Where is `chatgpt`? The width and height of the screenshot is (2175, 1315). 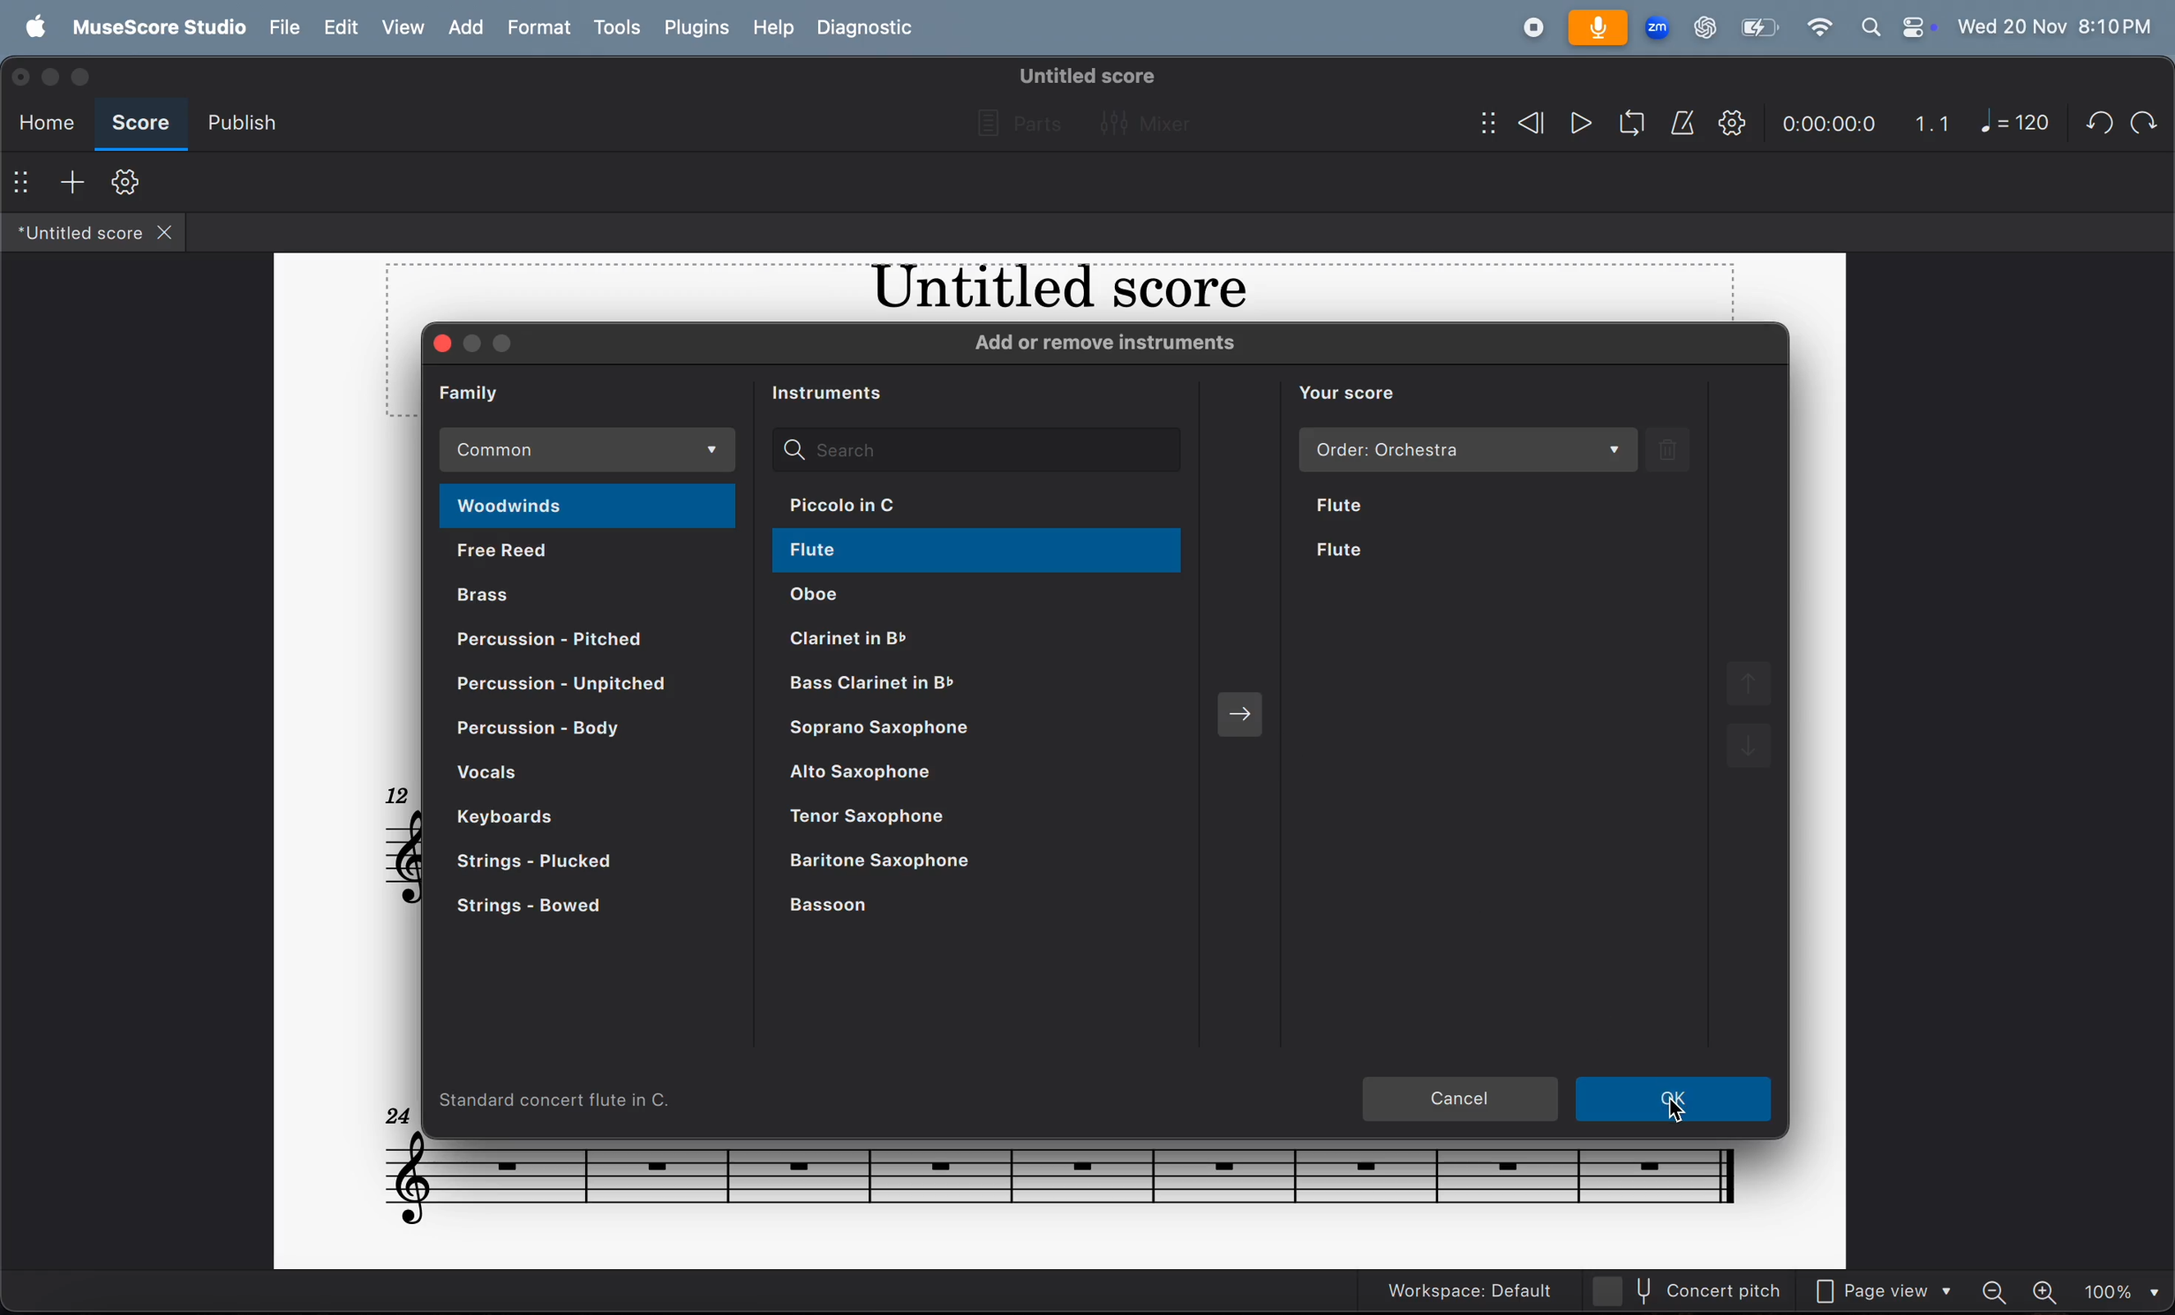 chatgpt is located at coordinates (1705, 26).